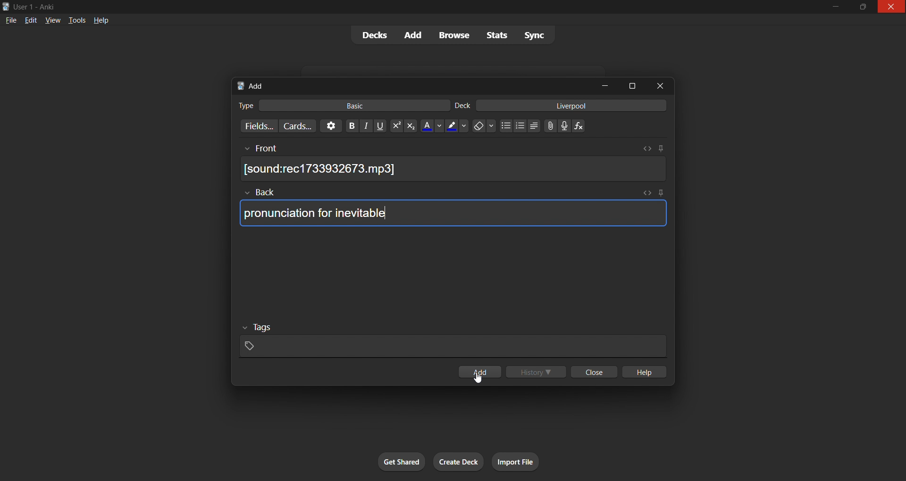  Describe the element at coordinates (457, 126) in the screenshot. I see `font highlight` at that location.